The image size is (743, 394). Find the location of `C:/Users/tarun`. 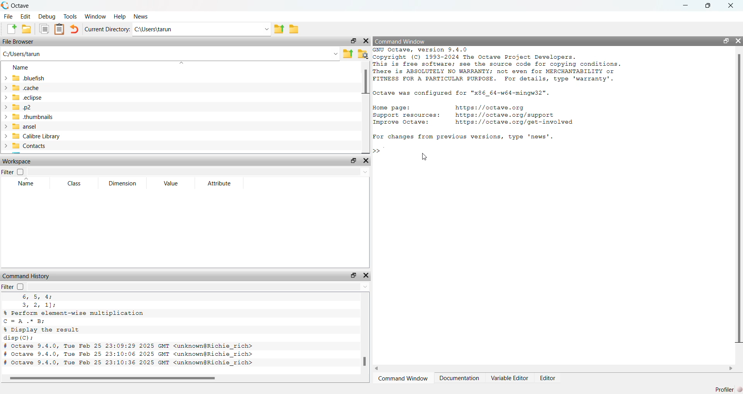

C:/Users/tarun is located at coordinates (171, 54).